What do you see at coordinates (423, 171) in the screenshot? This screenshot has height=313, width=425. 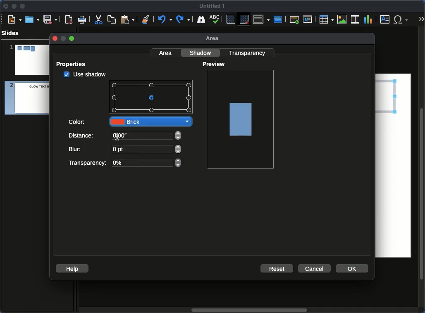 I see `Scroll` at bounding box center [423, 171].